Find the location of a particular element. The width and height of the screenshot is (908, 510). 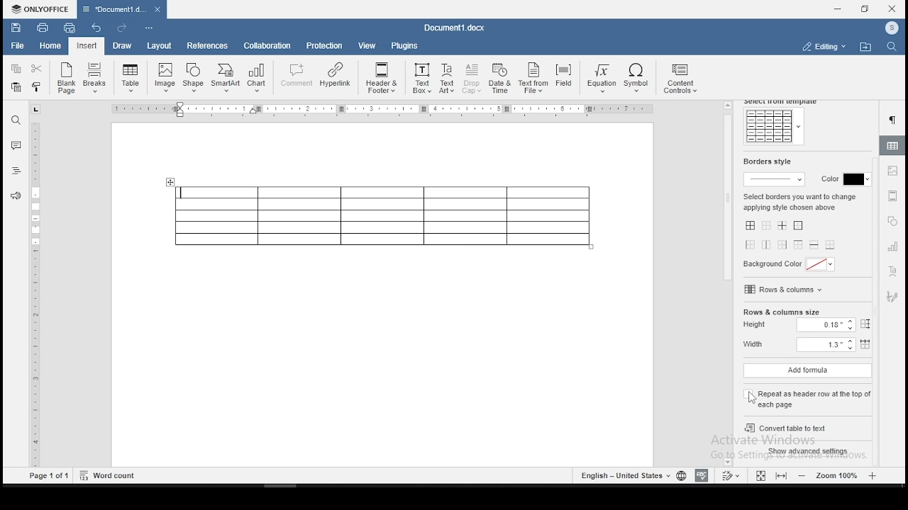

add formula is located at coordinates (807, 371).